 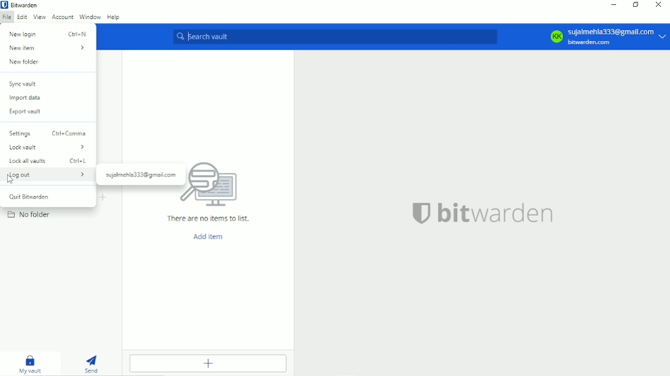 I want to click on logo, so click(x=421, y=213).